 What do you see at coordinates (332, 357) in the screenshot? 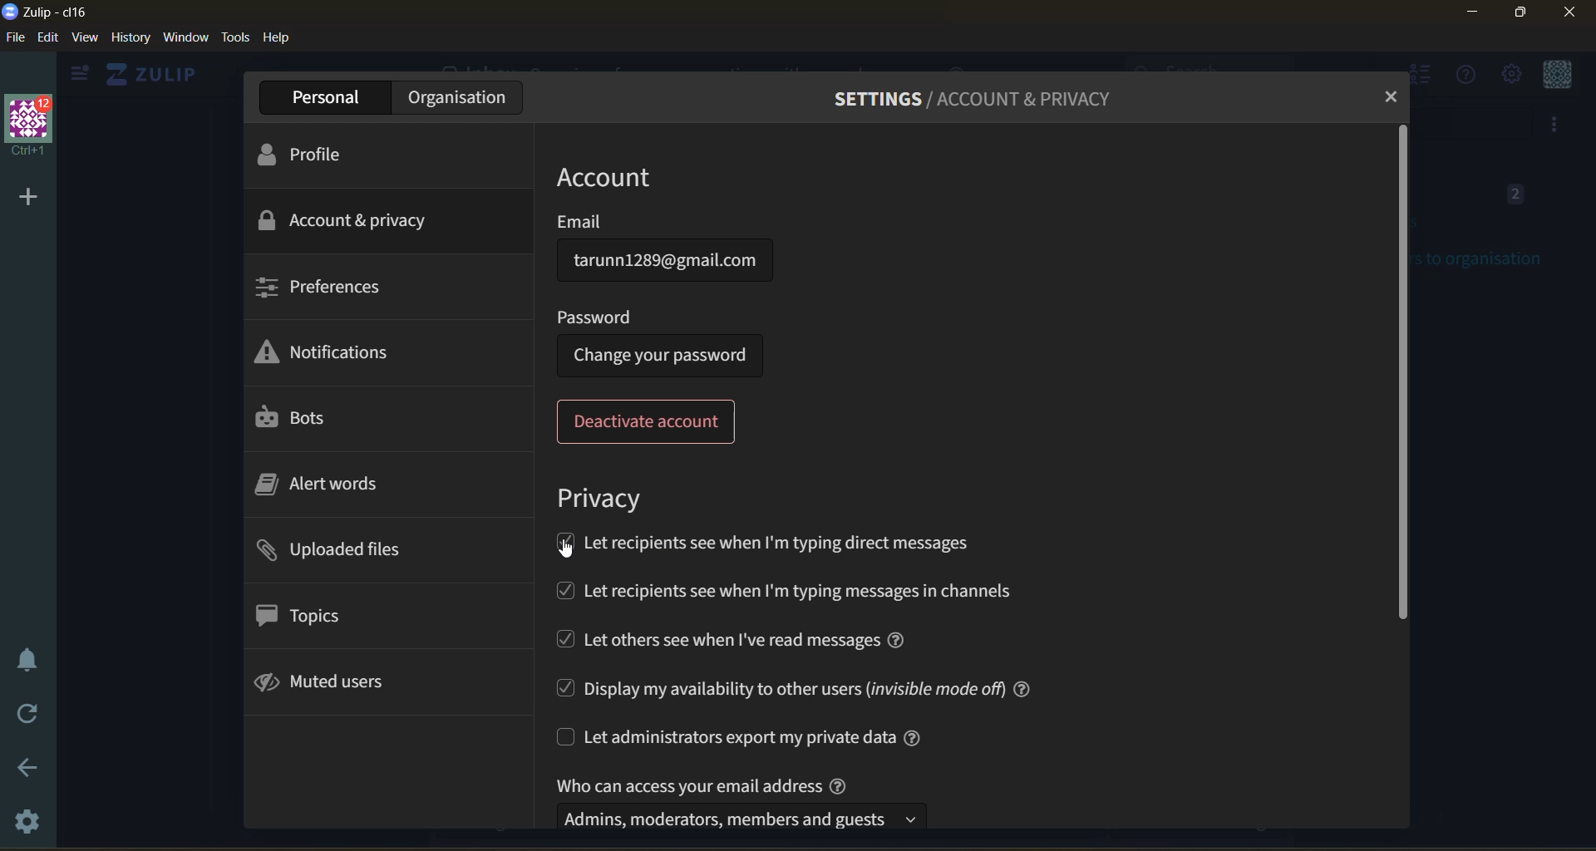
I see `notifications` at bounding box center [332, 357].